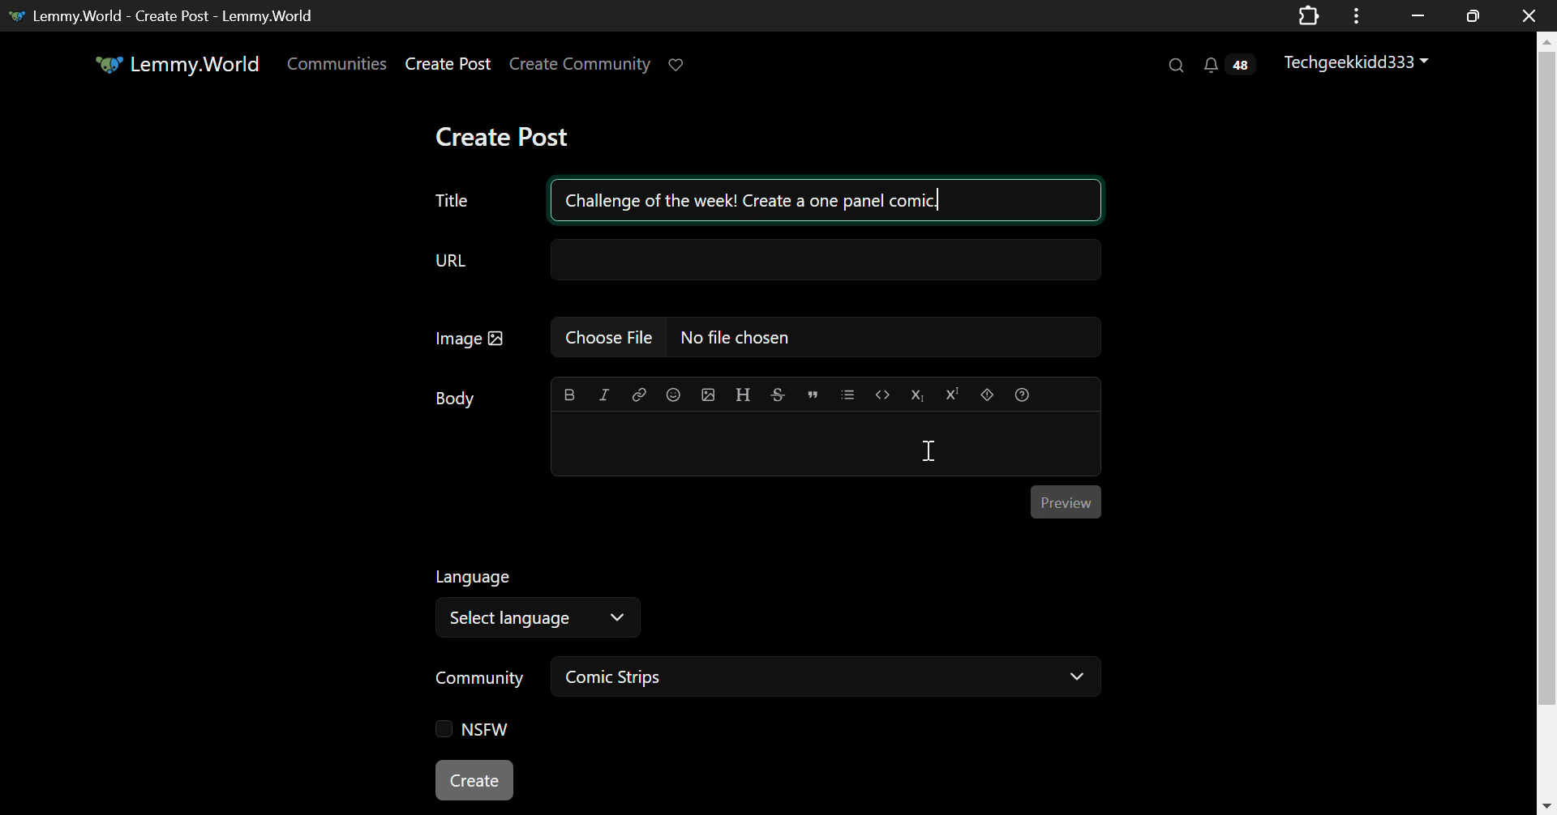 The width and height of the screenshot is (1557, 815). What do you see at coordinates (603, 395) in the screenshot?
I see `italic` at bounding box center [603, 395].